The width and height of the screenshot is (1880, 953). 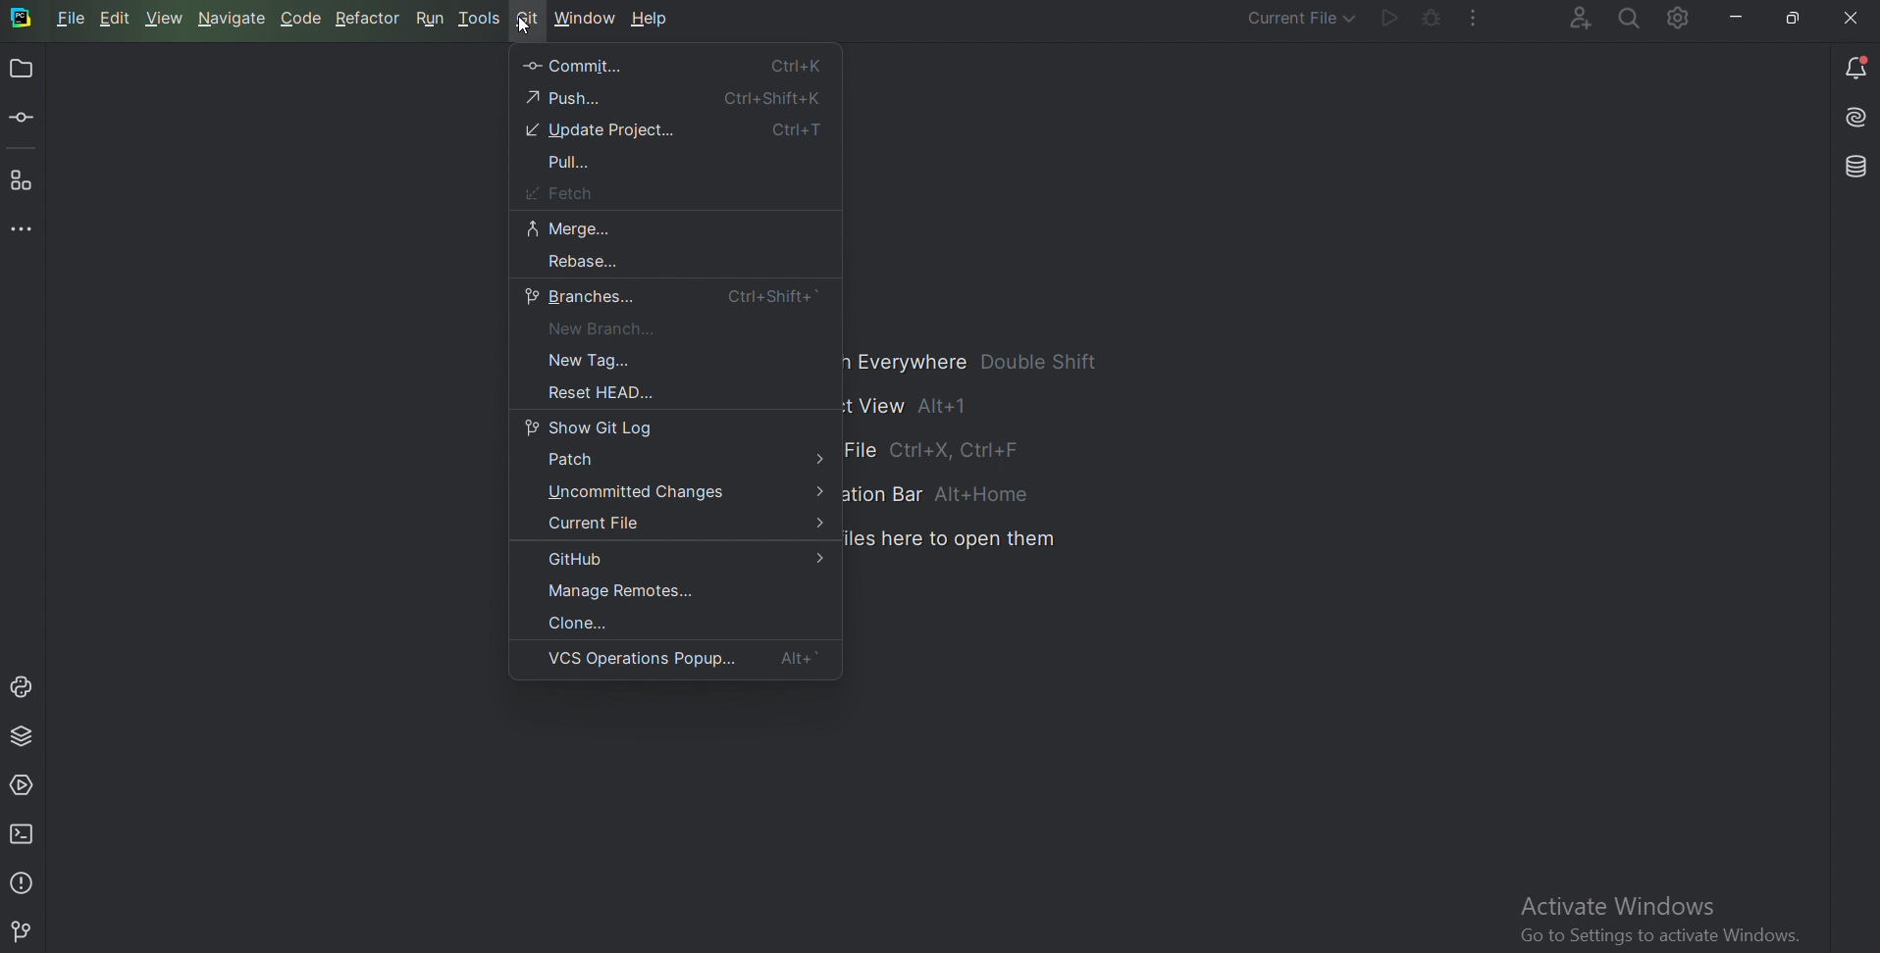 What do you see at coordinates (1795, 15) in the screenshot?
I see `Restore down` at bounding box center [1795, 15].